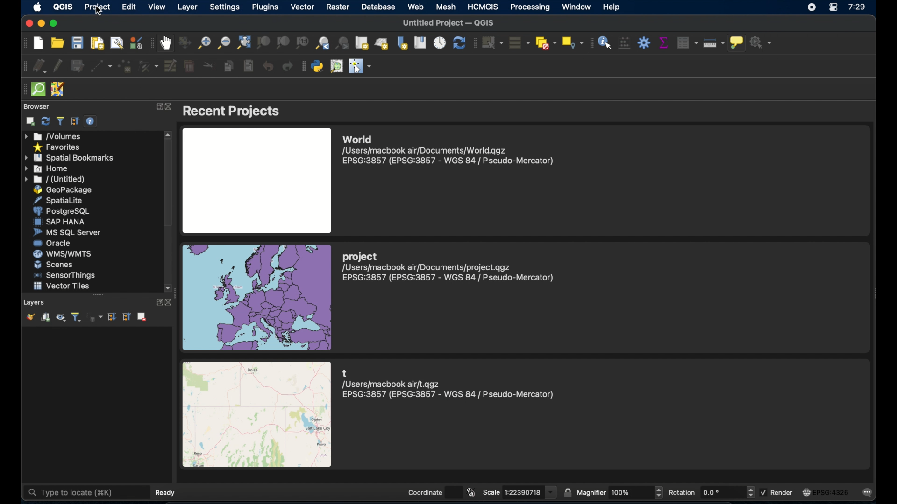  I want to click on digitizing toolbar, so click(24, 66).